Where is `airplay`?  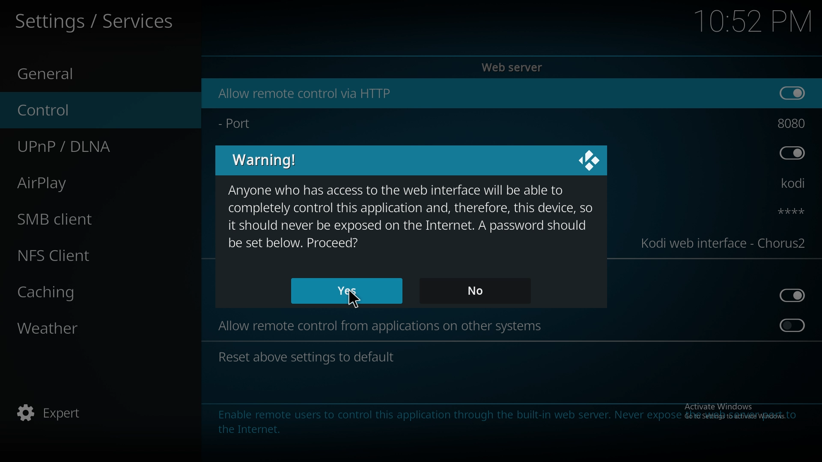
airplay is located at coordinates (86, 181).